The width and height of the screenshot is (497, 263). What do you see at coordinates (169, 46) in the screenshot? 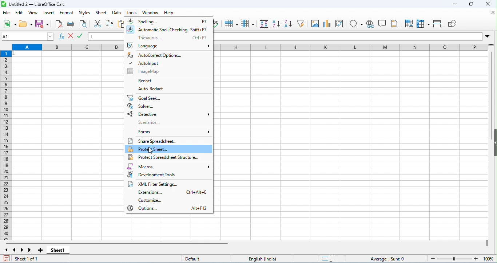
I see `language` at bounding box center [169, 46].